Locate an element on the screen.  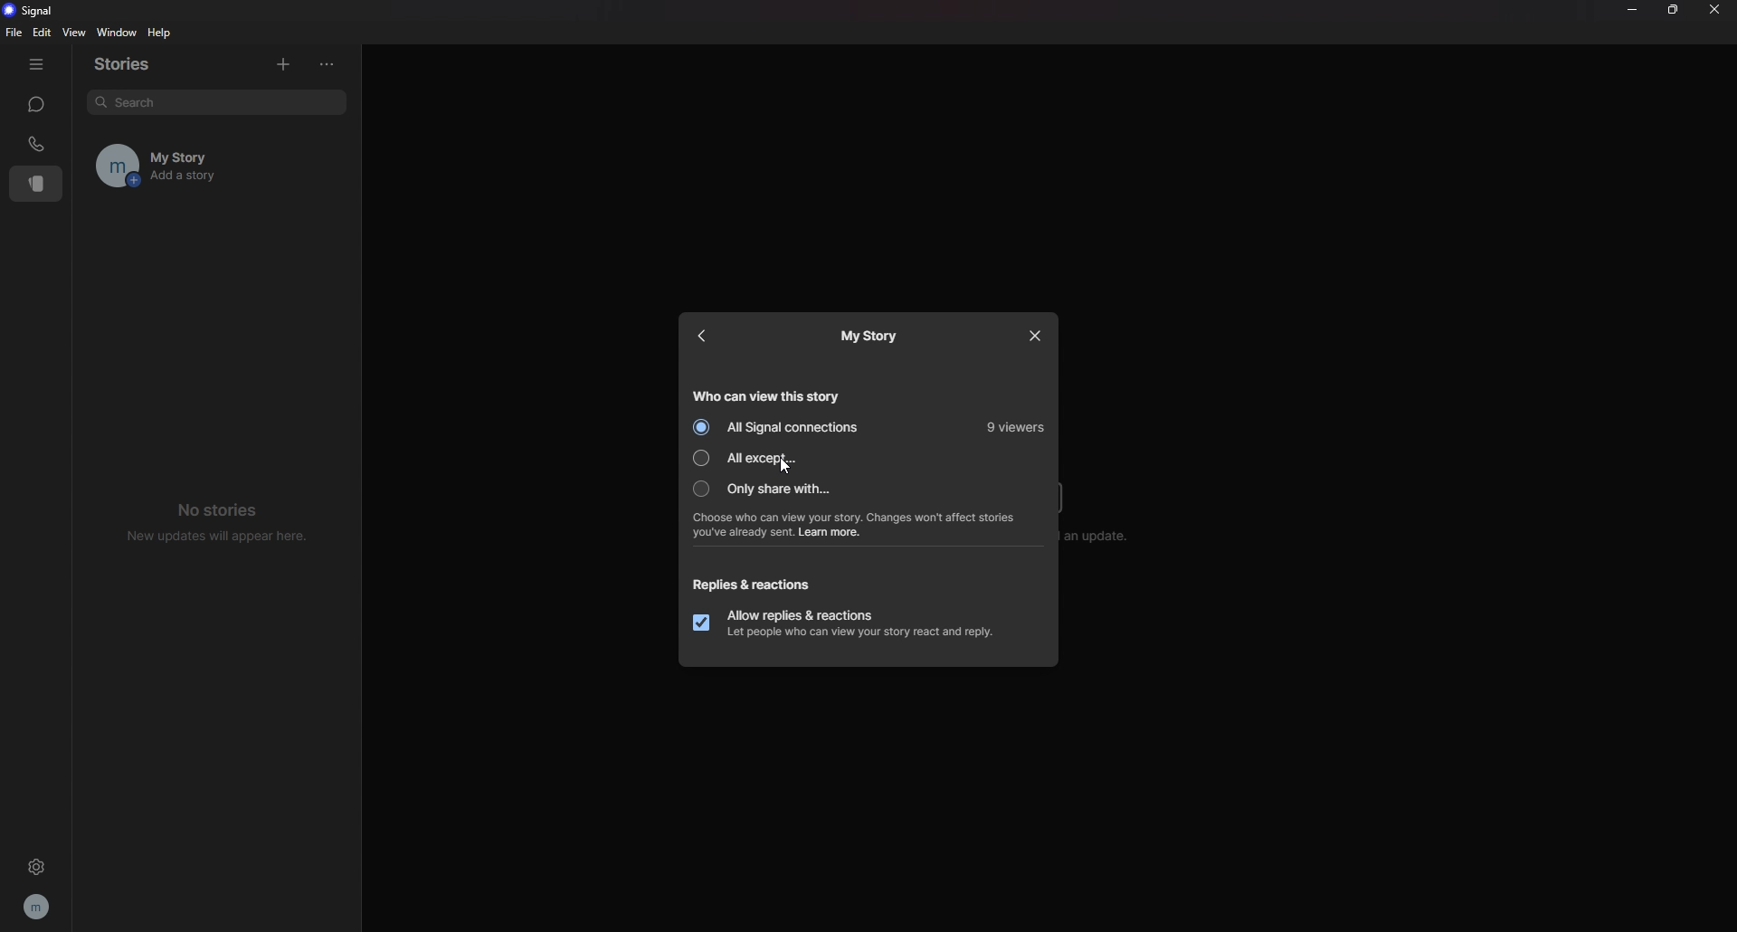
stories is located at coordinates (134, 64).